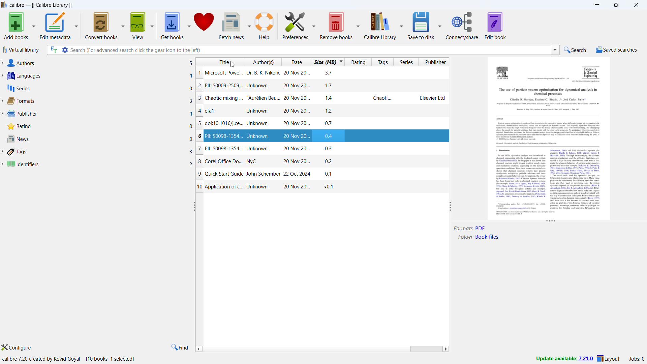 The width and height of the screenshot is (647, 364). Describe the element at coordinates (576, 50) in the screenshot. I see `do quick search` at that location.